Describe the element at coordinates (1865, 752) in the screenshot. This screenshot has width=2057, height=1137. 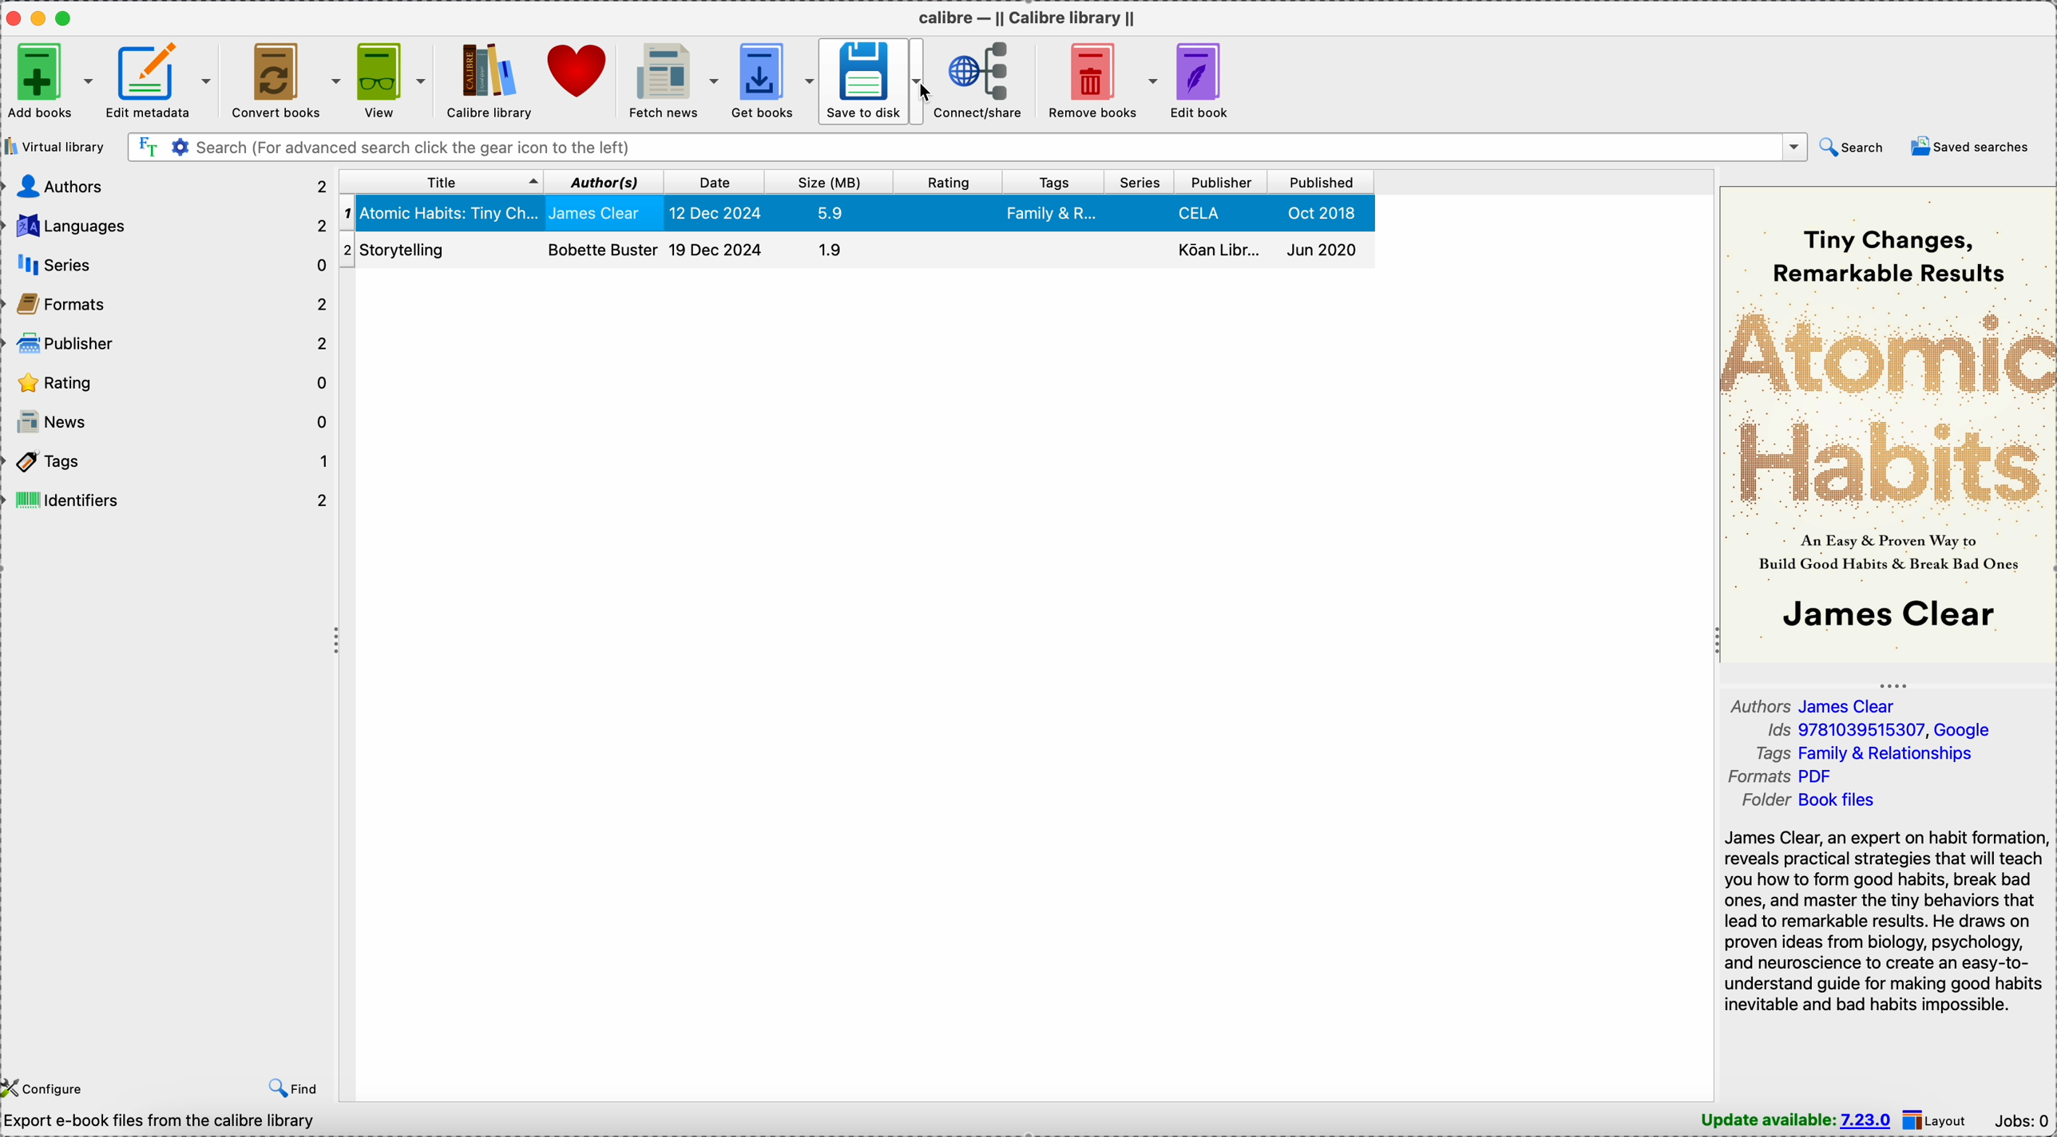
I see `tags Family & Relationships` at that location.